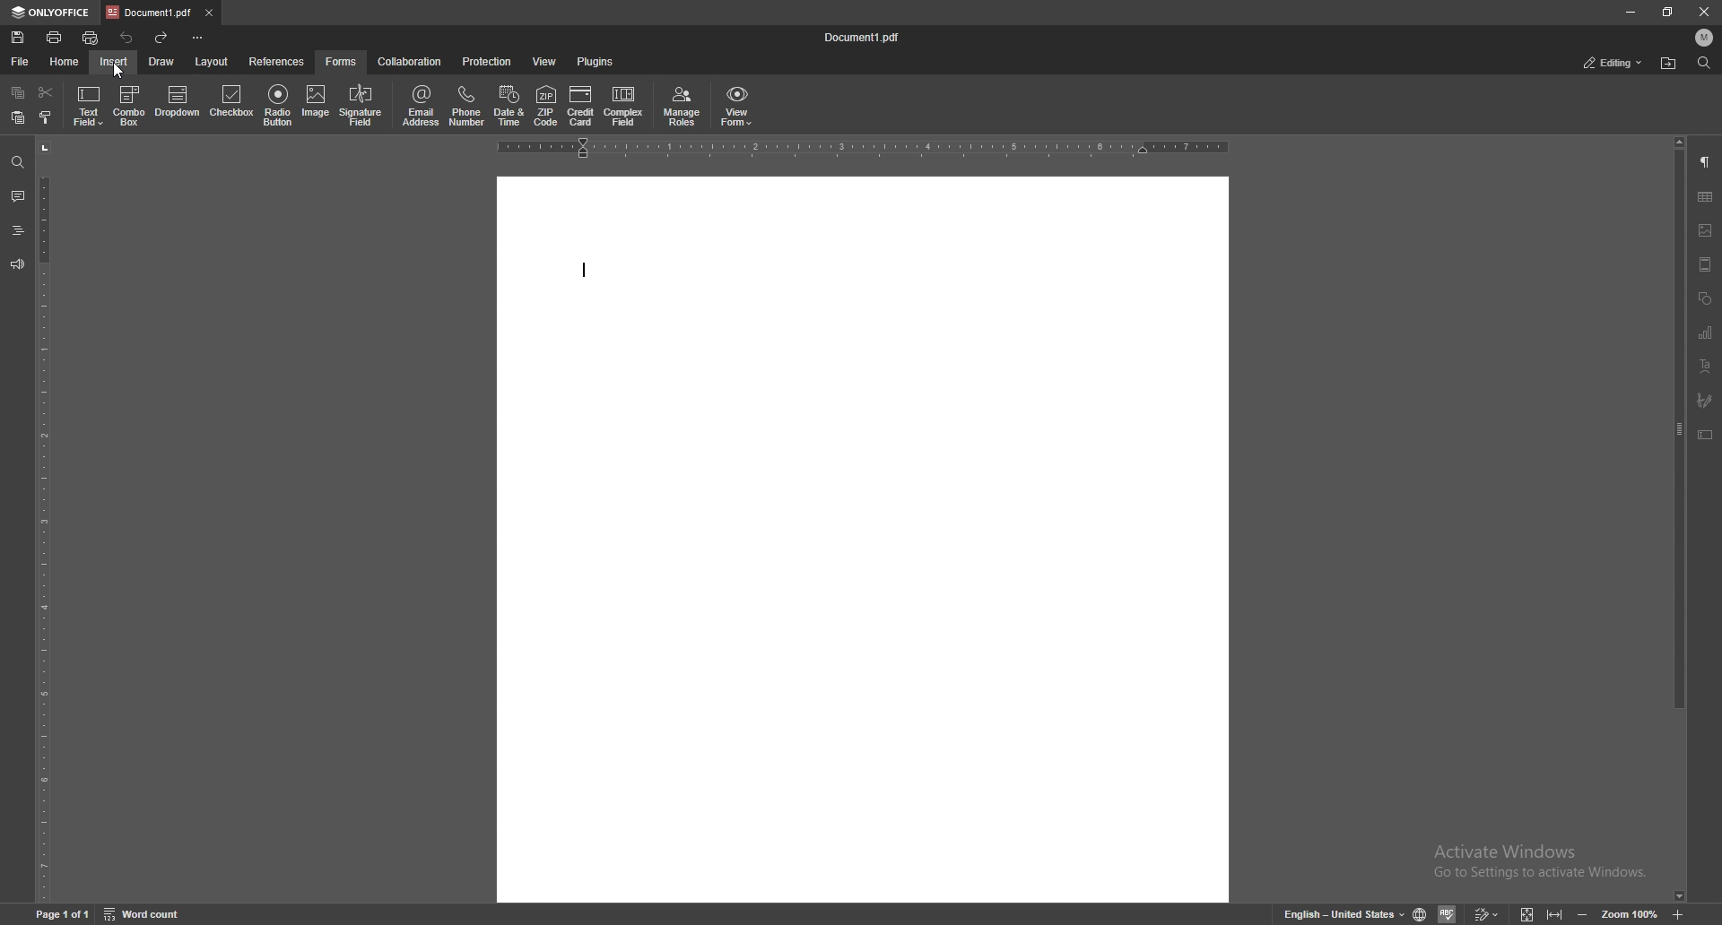 Image resolution: width=1722 pixels, height=925 pixels. I want to click on combo box, so click(129, 108).